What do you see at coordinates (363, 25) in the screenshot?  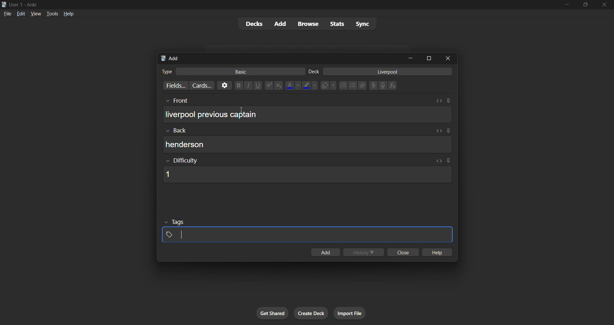 I see `sync` at bounding box center [363, 25].